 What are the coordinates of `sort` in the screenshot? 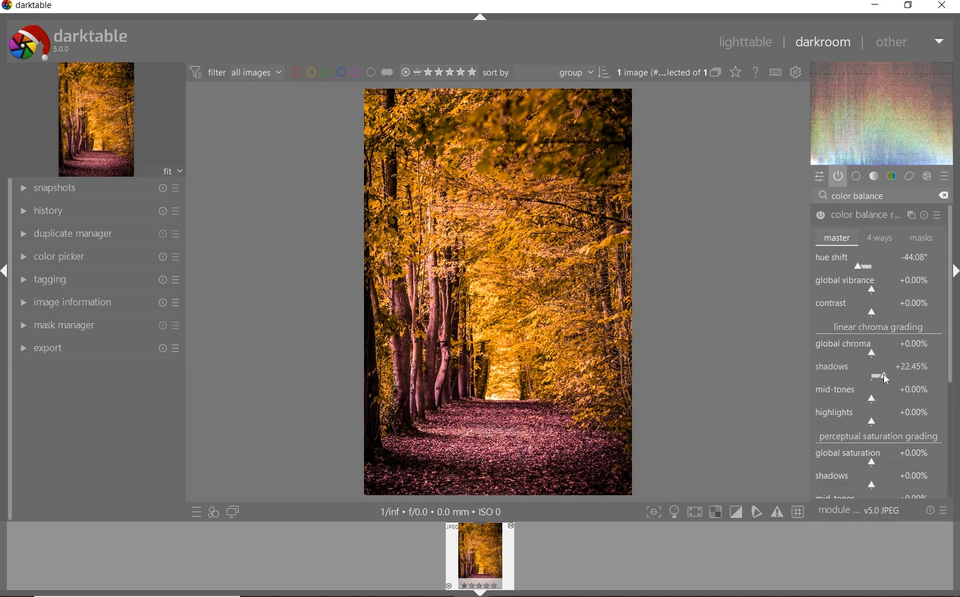 It's located at (546, 73).